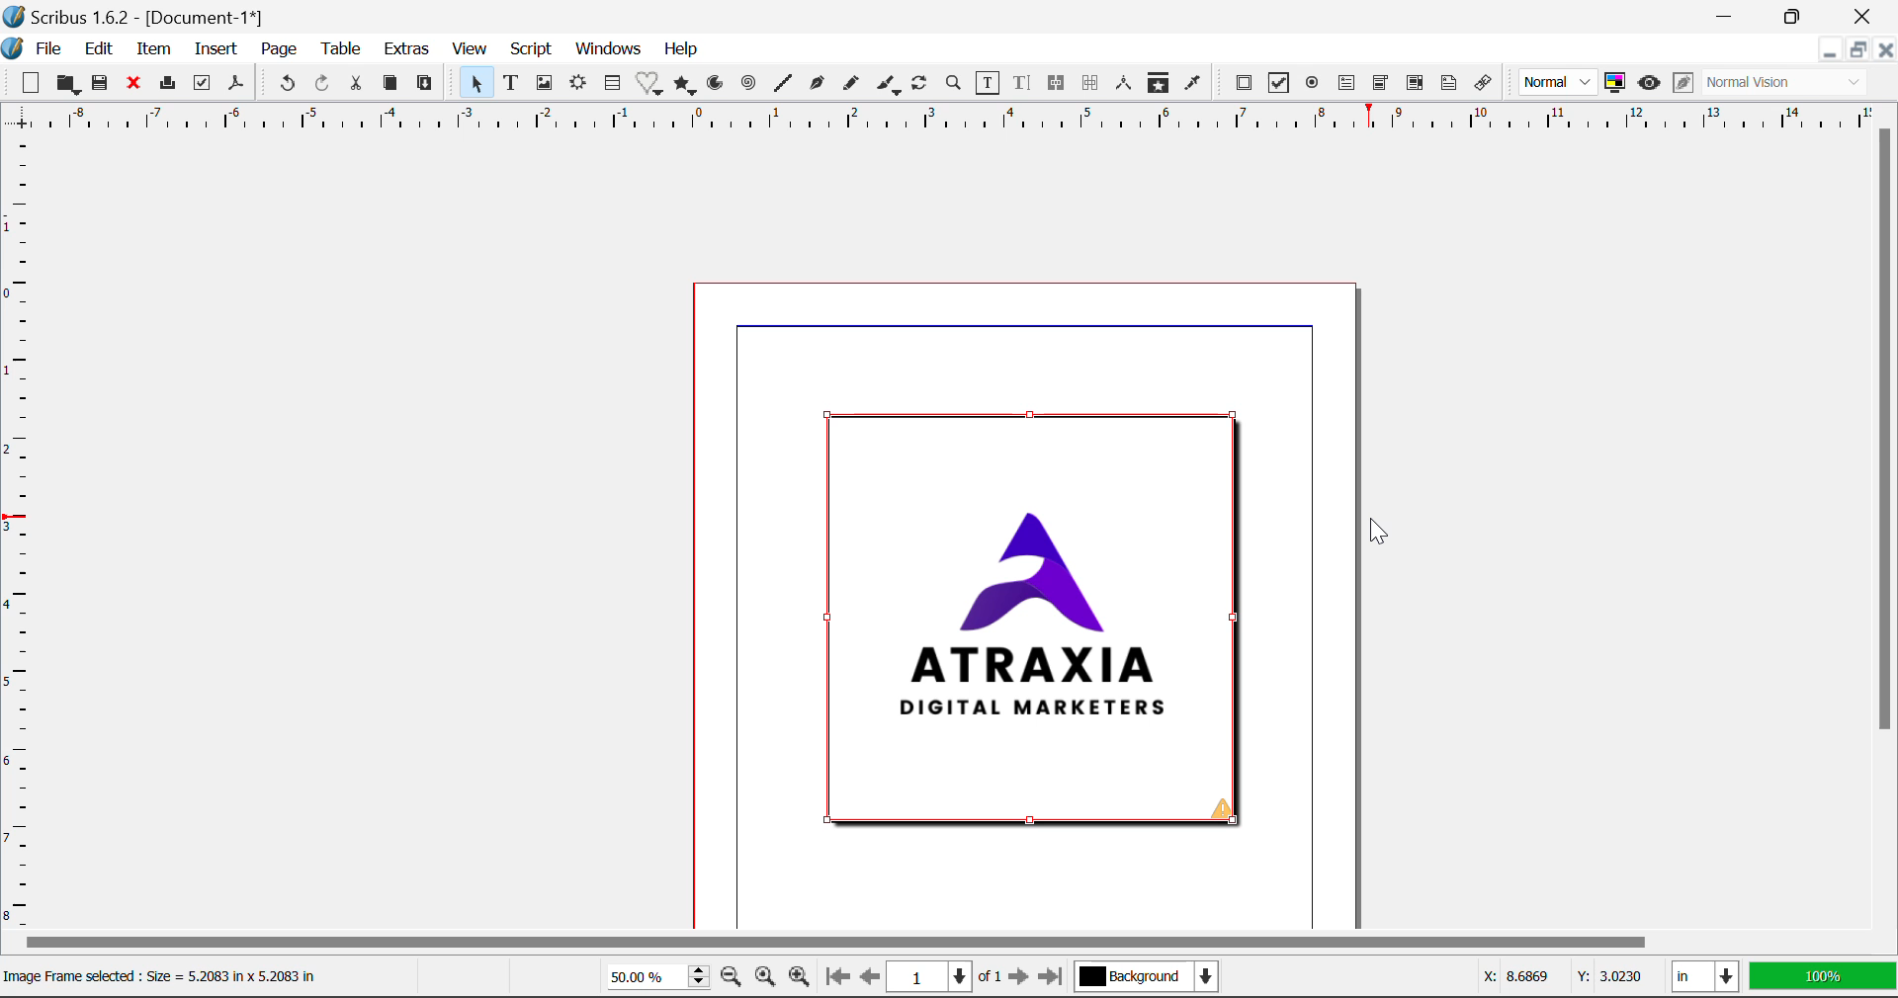  I want to click on Text Annotation, so click(1449, 85).